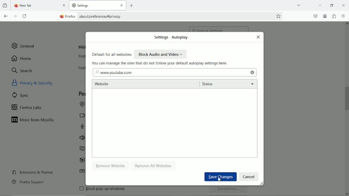 Image resolution: width=349 pixels, height=196 pixels. Describe the element at coordinates (81, 115) in the screenshot. I see `camera` at that location.